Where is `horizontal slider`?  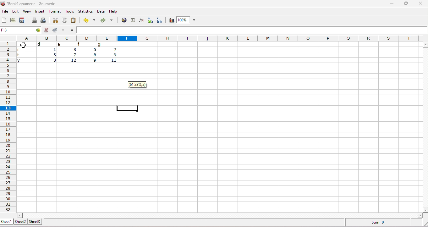 horizontal slider is located at coordinates (220, 215).